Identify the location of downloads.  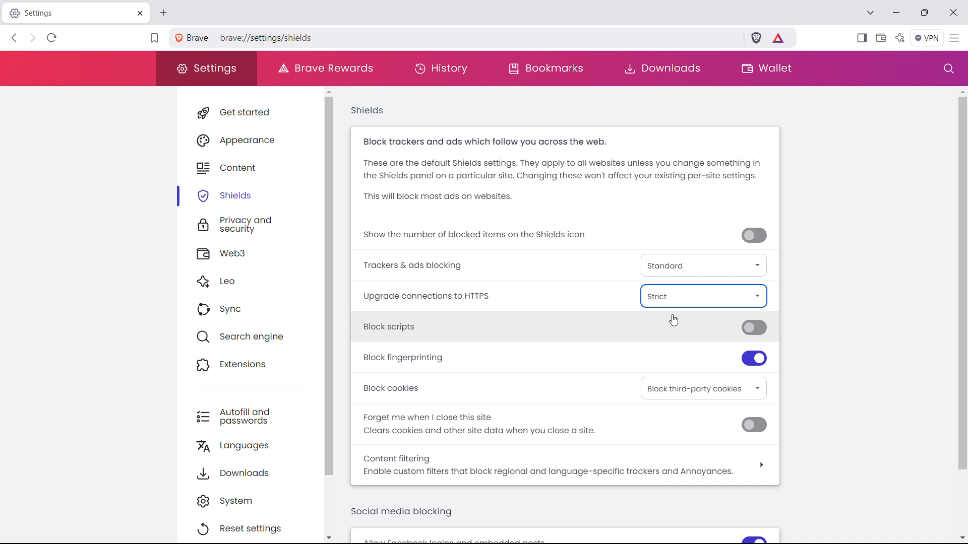
(664, 69).